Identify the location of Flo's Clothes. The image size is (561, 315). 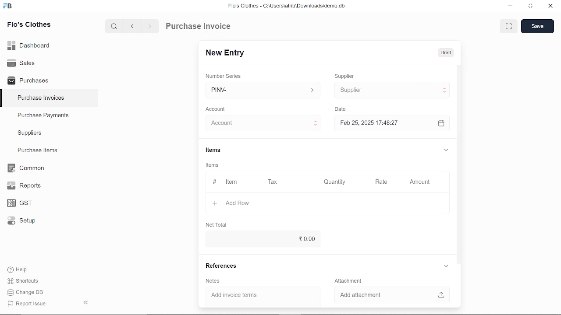
(29, 25).